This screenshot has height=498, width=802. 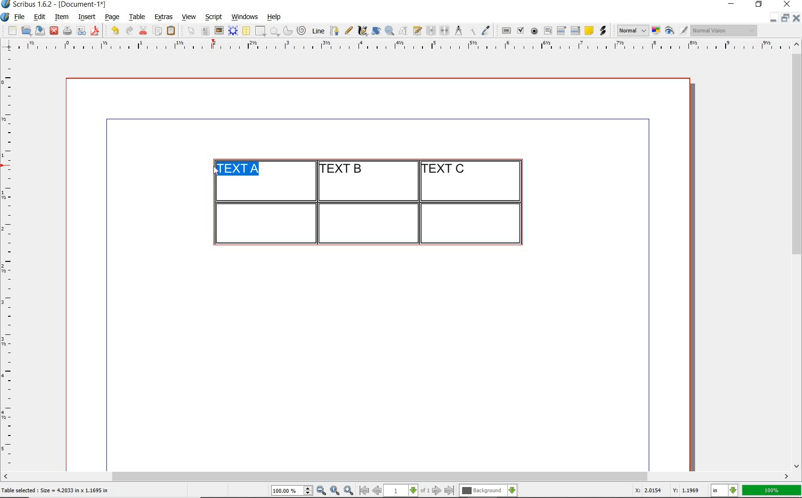 What do you see at coordinates (548, 31) in the screenshot?
I see `pdf text field` at bounding box center [548, 31].